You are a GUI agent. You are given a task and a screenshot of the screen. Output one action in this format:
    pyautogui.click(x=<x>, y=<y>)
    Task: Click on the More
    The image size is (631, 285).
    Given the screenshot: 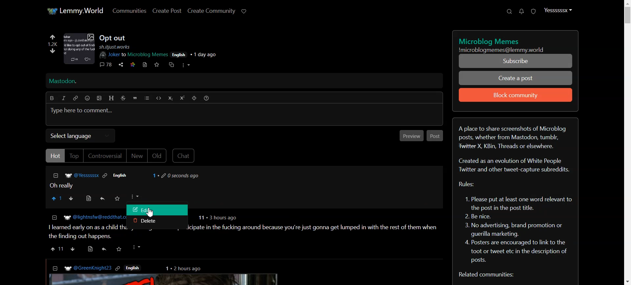 What is the action you would take?
    pyautogui.click(x=134, y=198)
    